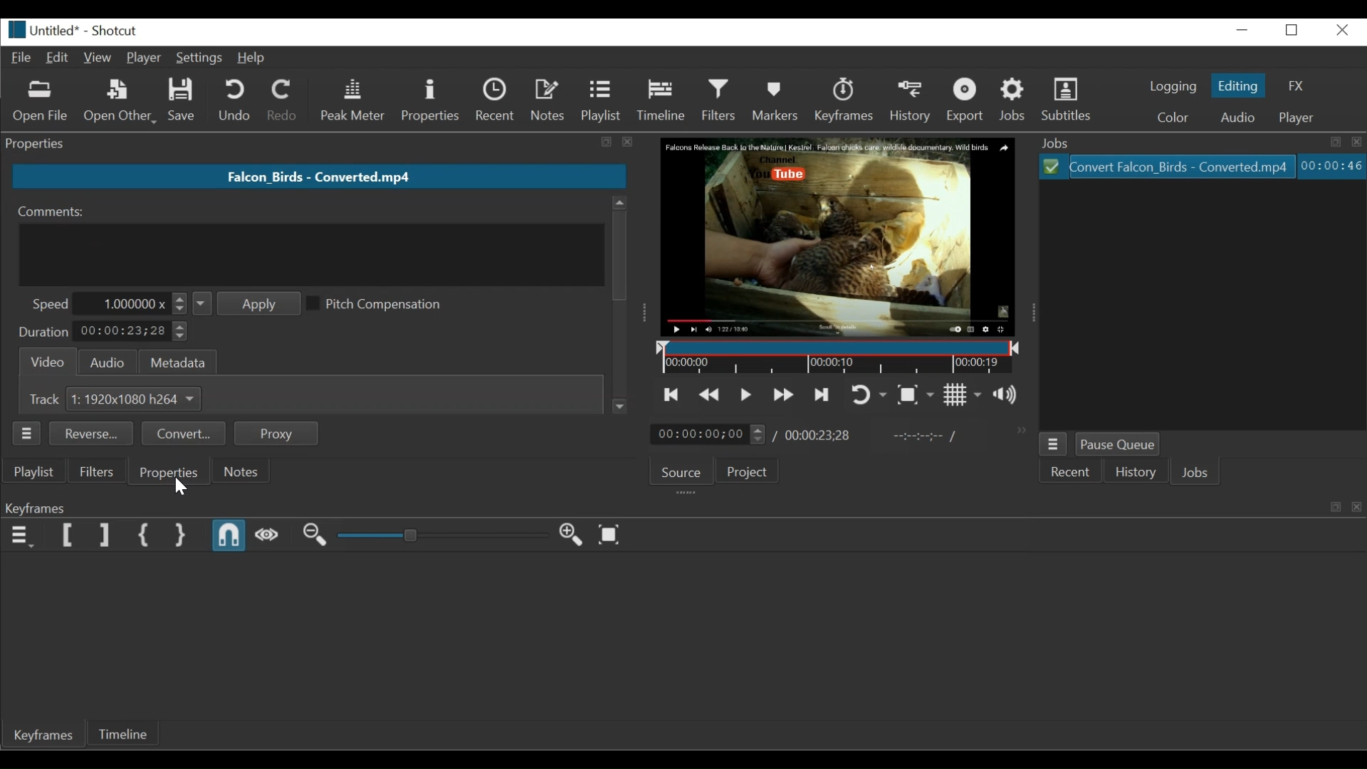  What do you see at coordinates (46, 361) in the screenshot?
I see `Video` at bounding box center [46, 361].